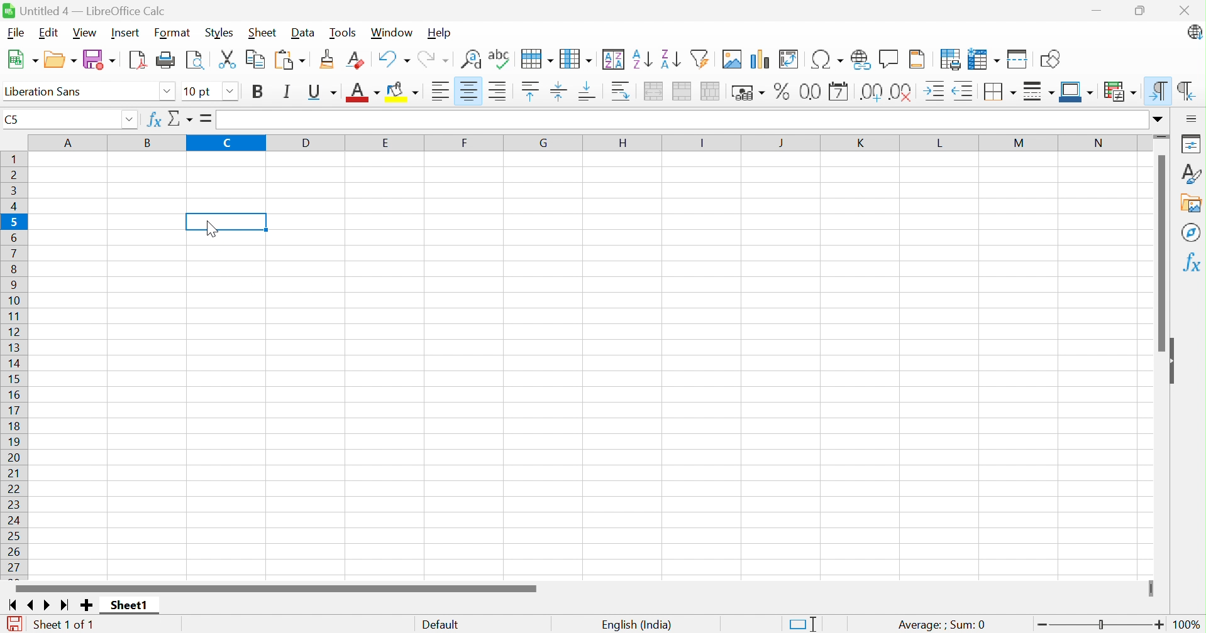  Describe the element at coordinates (1194, 33) in the screenshot. I see `LibreOffice Calc` at that location.